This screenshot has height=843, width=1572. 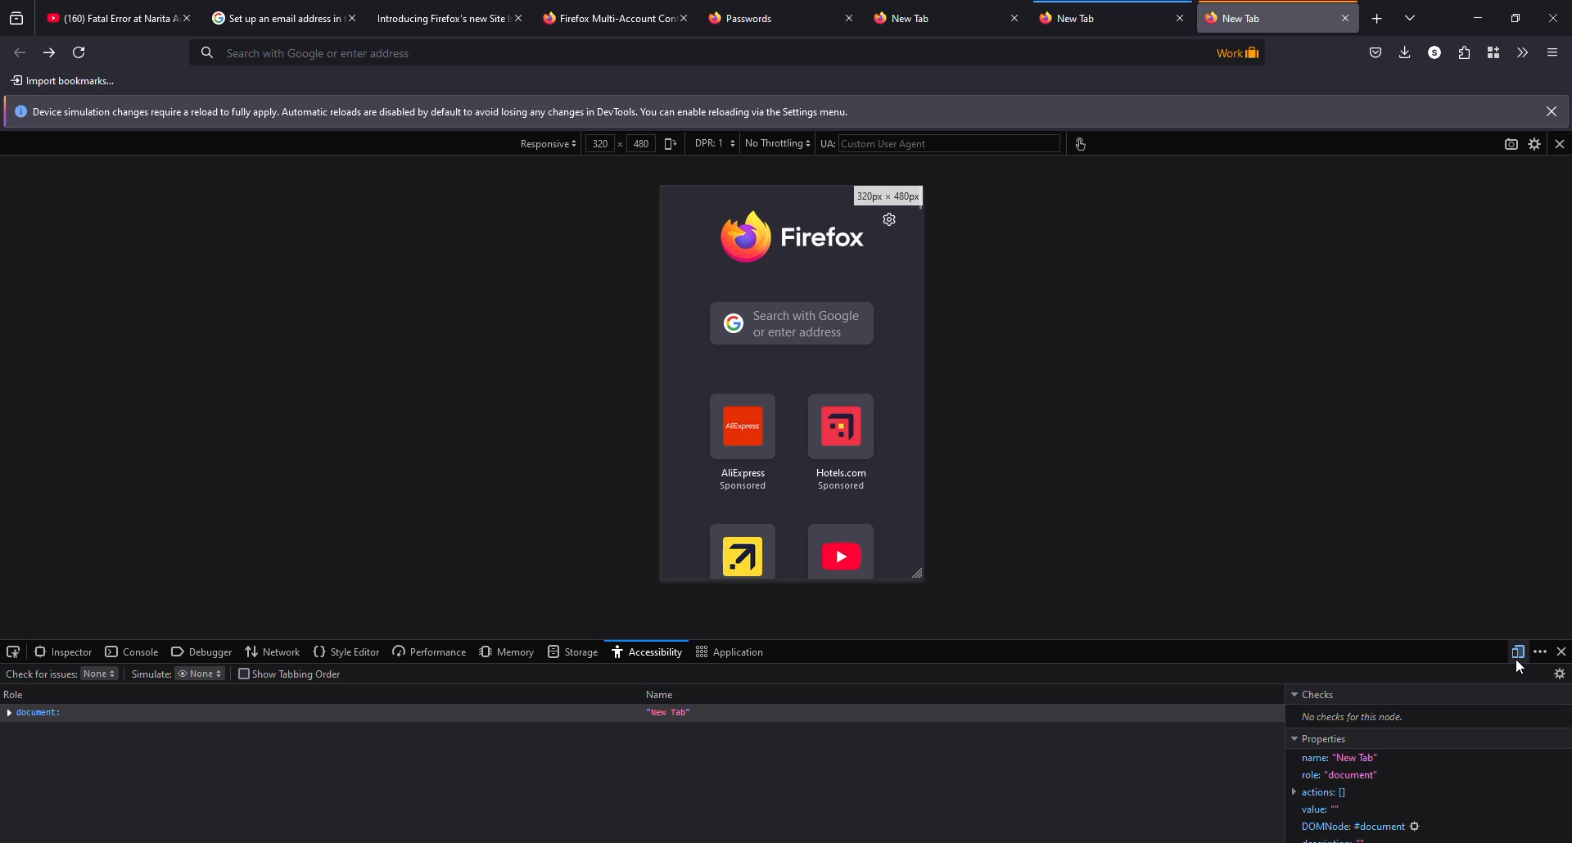 What do you see at coordinates (792, 384) in the screenshot?
I see `phone view enabled` at bounding box center [792, 384].